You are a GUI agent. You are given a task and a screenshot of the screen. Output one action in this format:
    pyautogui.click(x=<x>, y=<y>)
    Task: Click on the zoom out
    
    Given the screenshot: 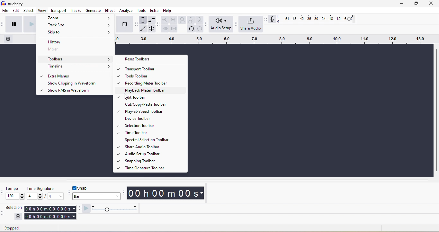 What is the action you would take?
    pyautogui.click(x=174, y=20)
    